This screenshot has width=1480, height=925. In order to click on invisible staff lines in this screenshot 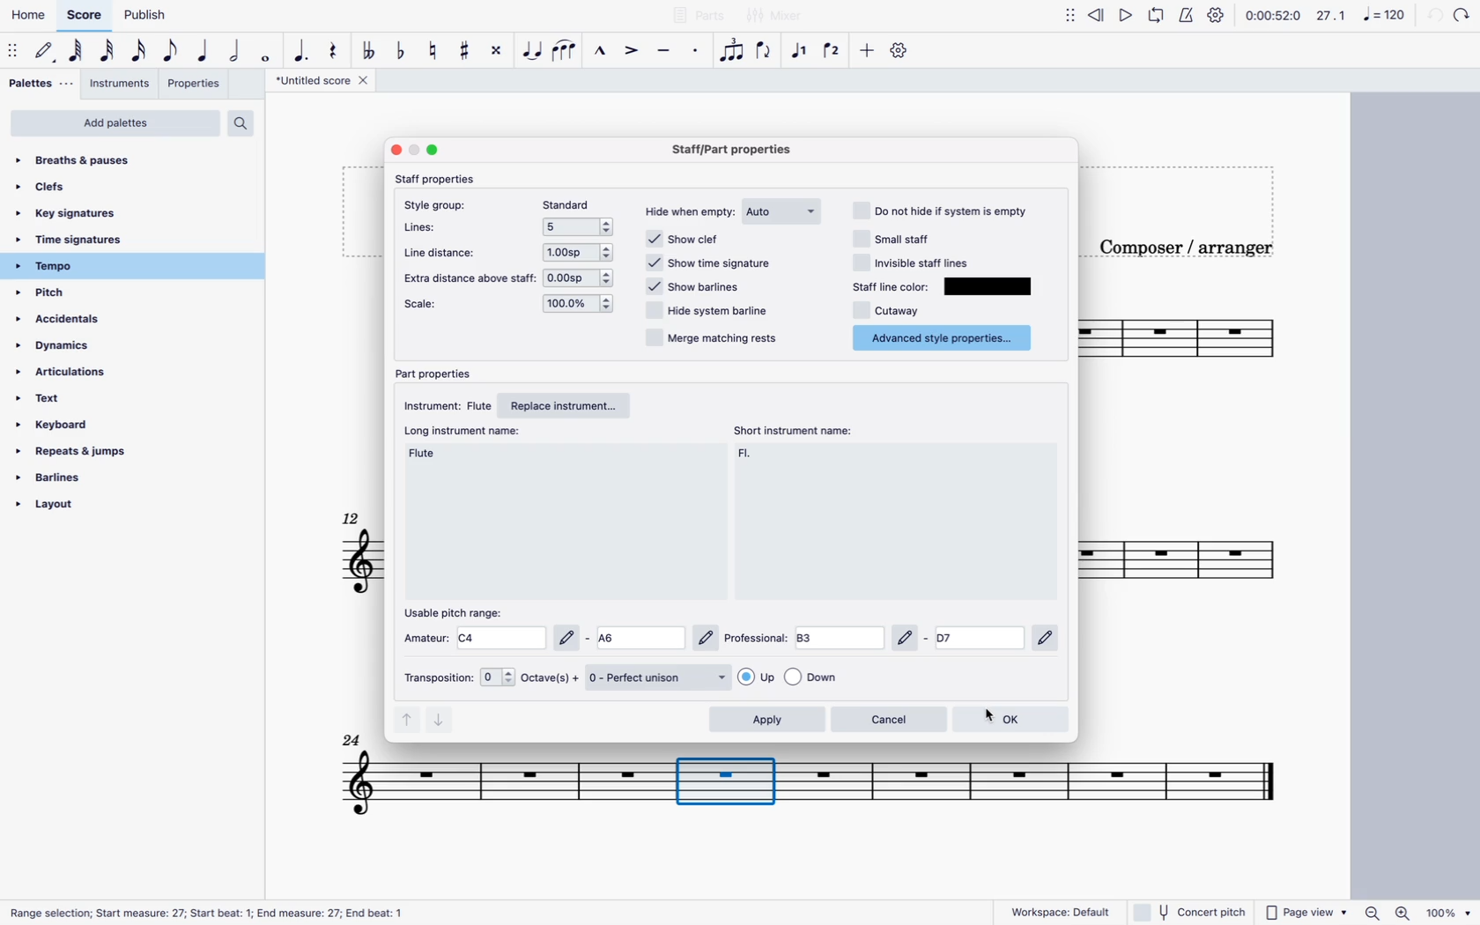, I will do `click(914, 263)`.